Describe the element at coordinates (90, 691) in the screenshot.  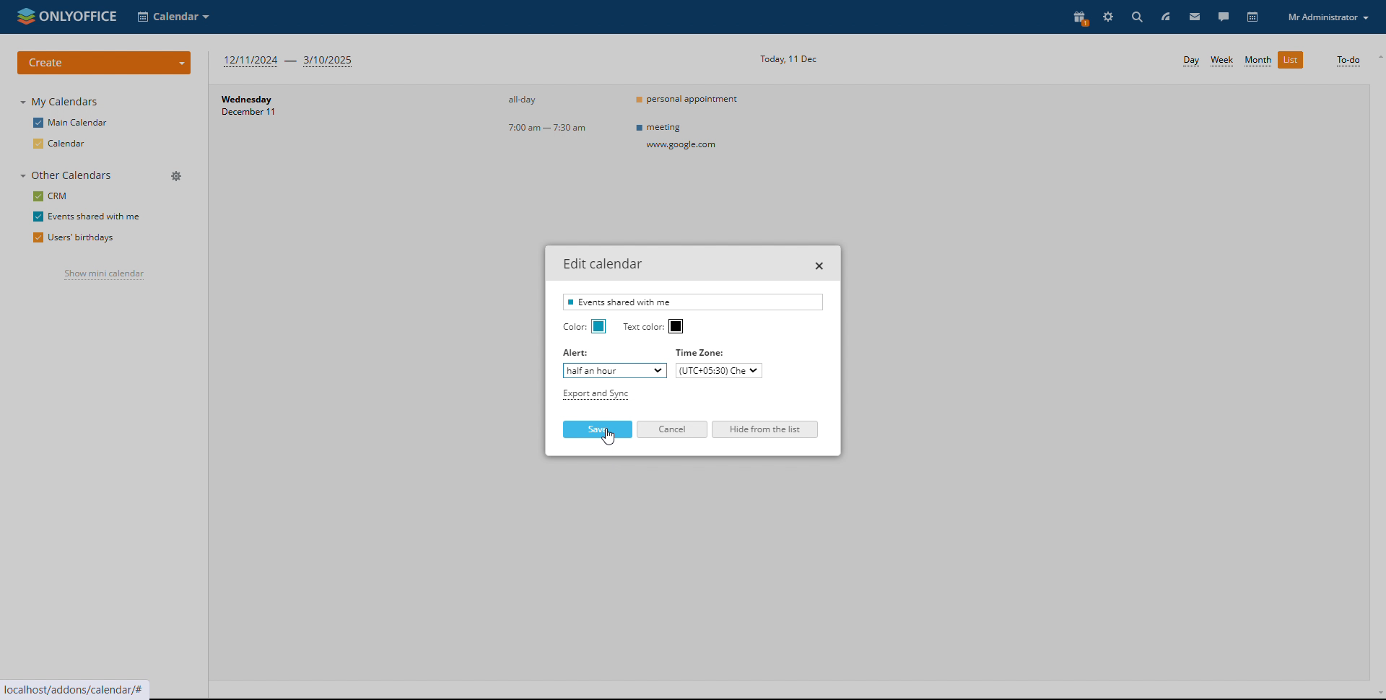
I see `localhost` at that location.